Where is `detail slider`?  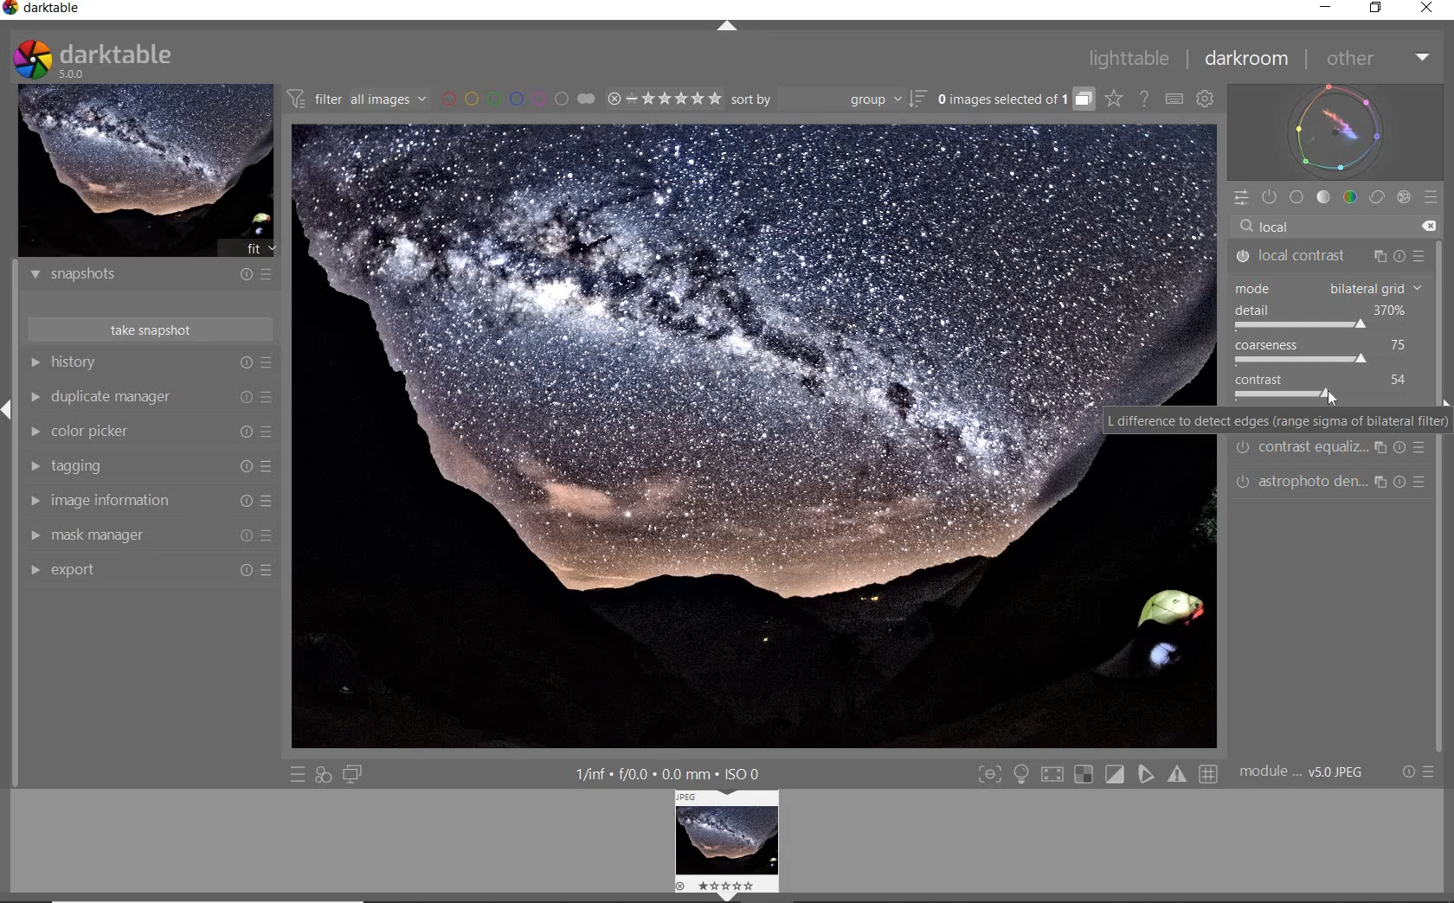
detail slider is located at coordinates (1301, 326).